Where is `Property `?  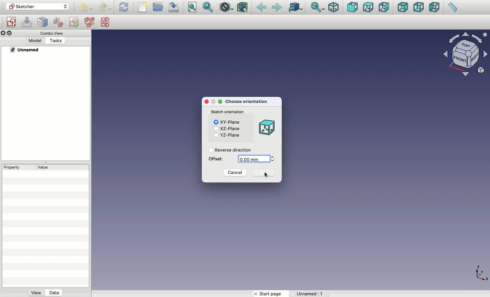
Property  is located at coordinates (15, 167).